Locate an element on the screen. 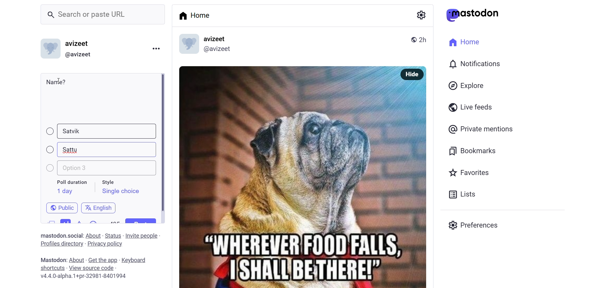 This screenshot has width=605, height=288. avizeet is located at coordinates (216, 39).